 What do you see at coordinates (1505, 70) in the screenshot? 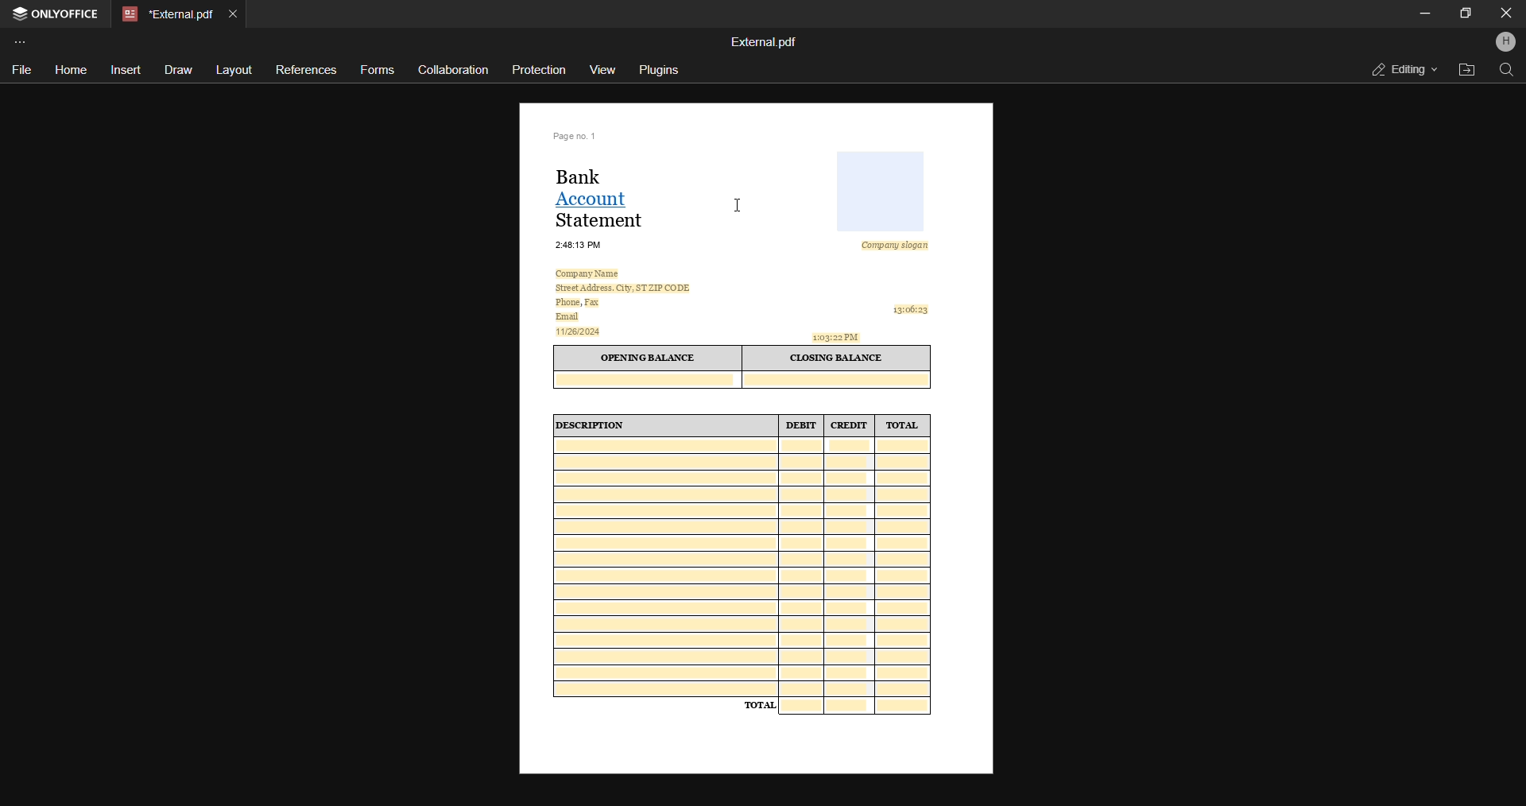
I see `Search` at bounding box center [1505, 70].